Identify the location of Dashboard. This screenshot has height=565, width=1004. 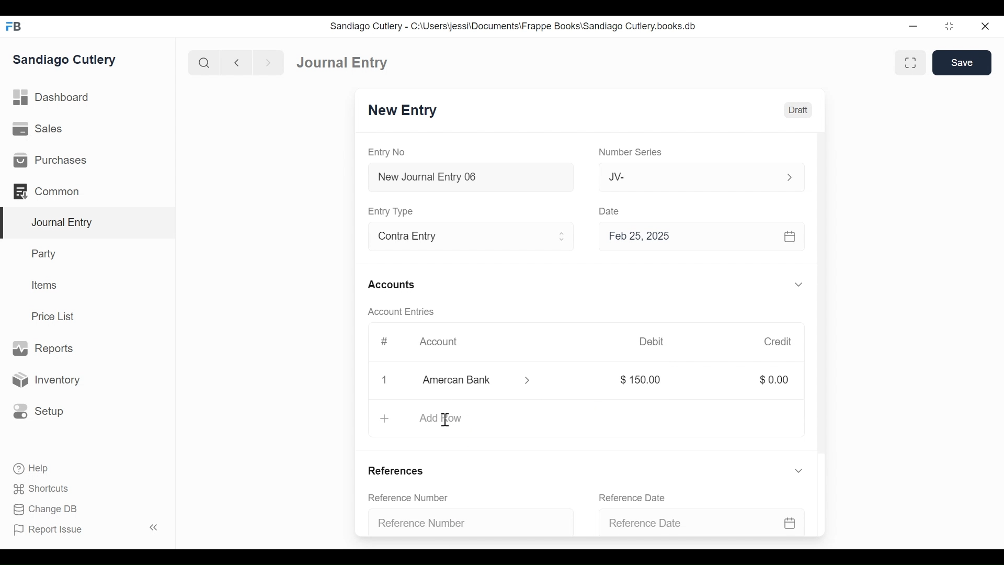
(52, 98).